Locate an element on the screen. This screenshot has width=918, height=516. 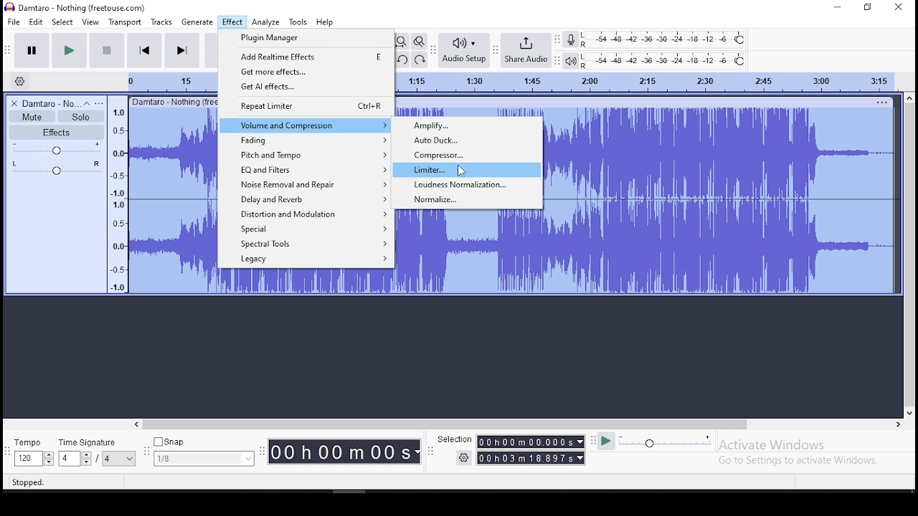
pause is located at coordinates (32, 49).